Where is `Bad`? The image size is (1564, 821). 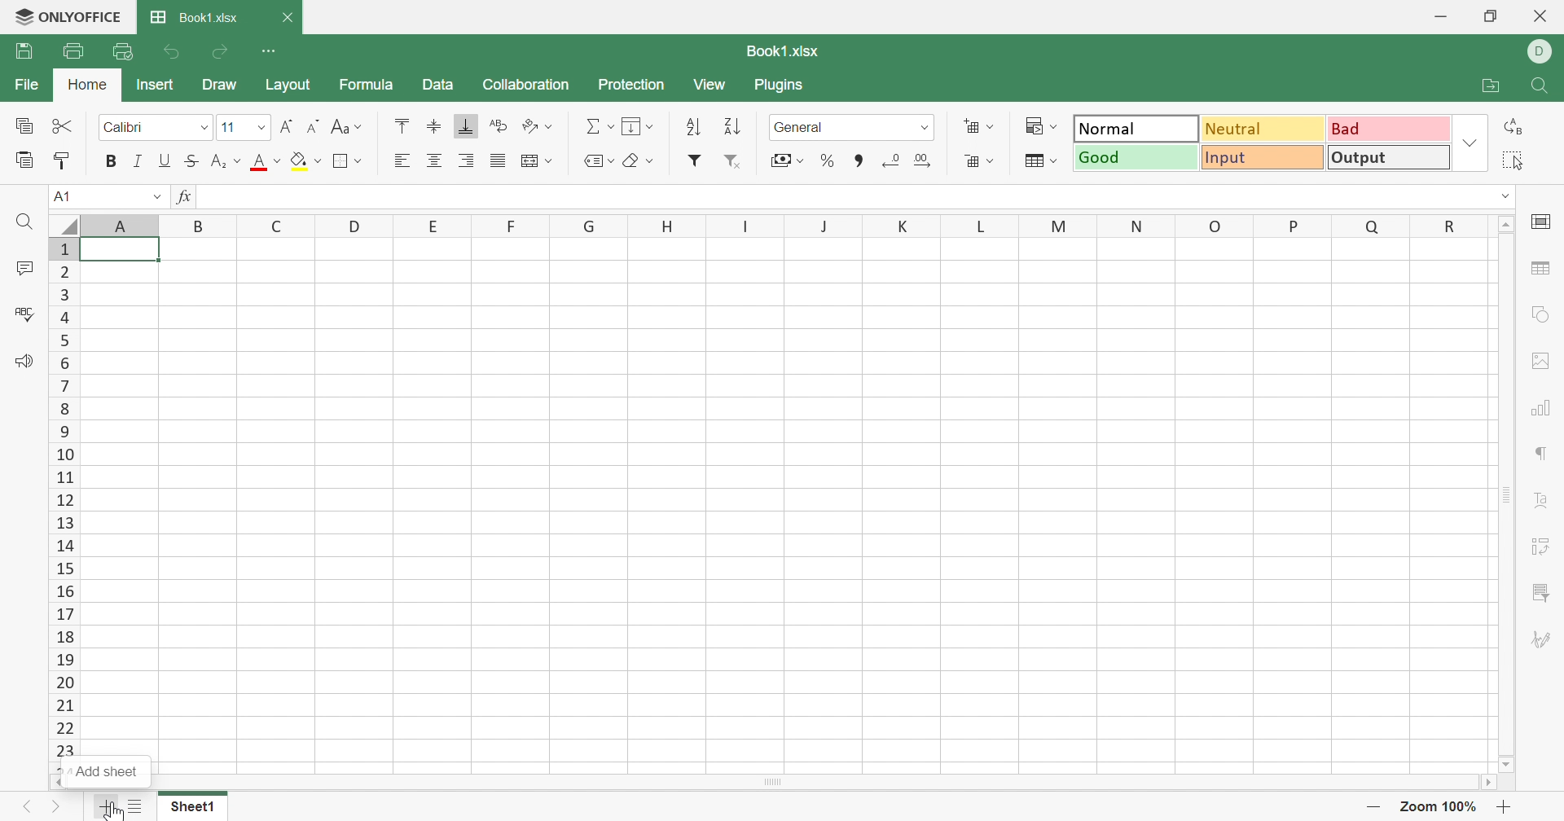 Bad is located at coordinates (1383, 130).